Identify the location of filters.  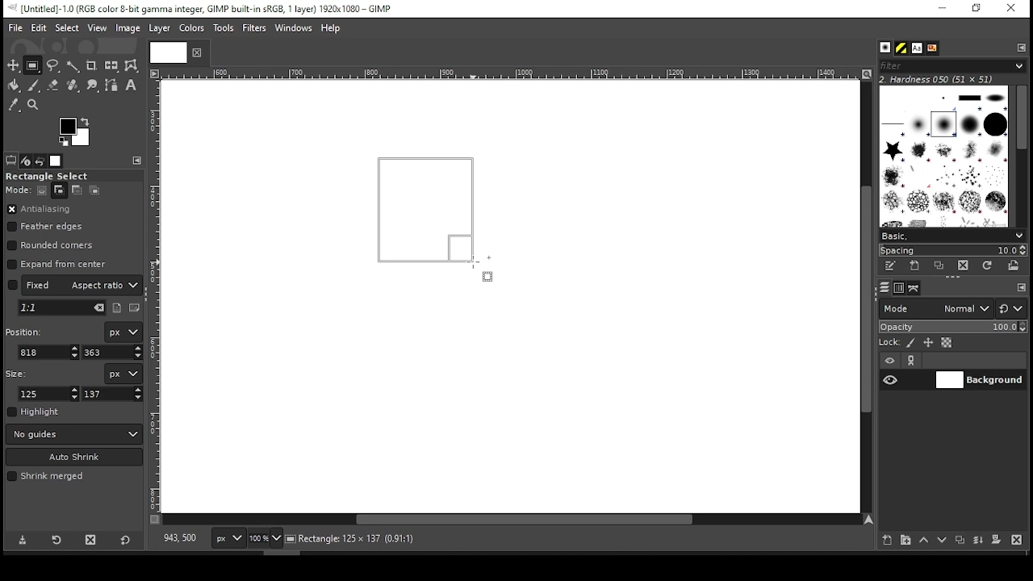
(950, 66).